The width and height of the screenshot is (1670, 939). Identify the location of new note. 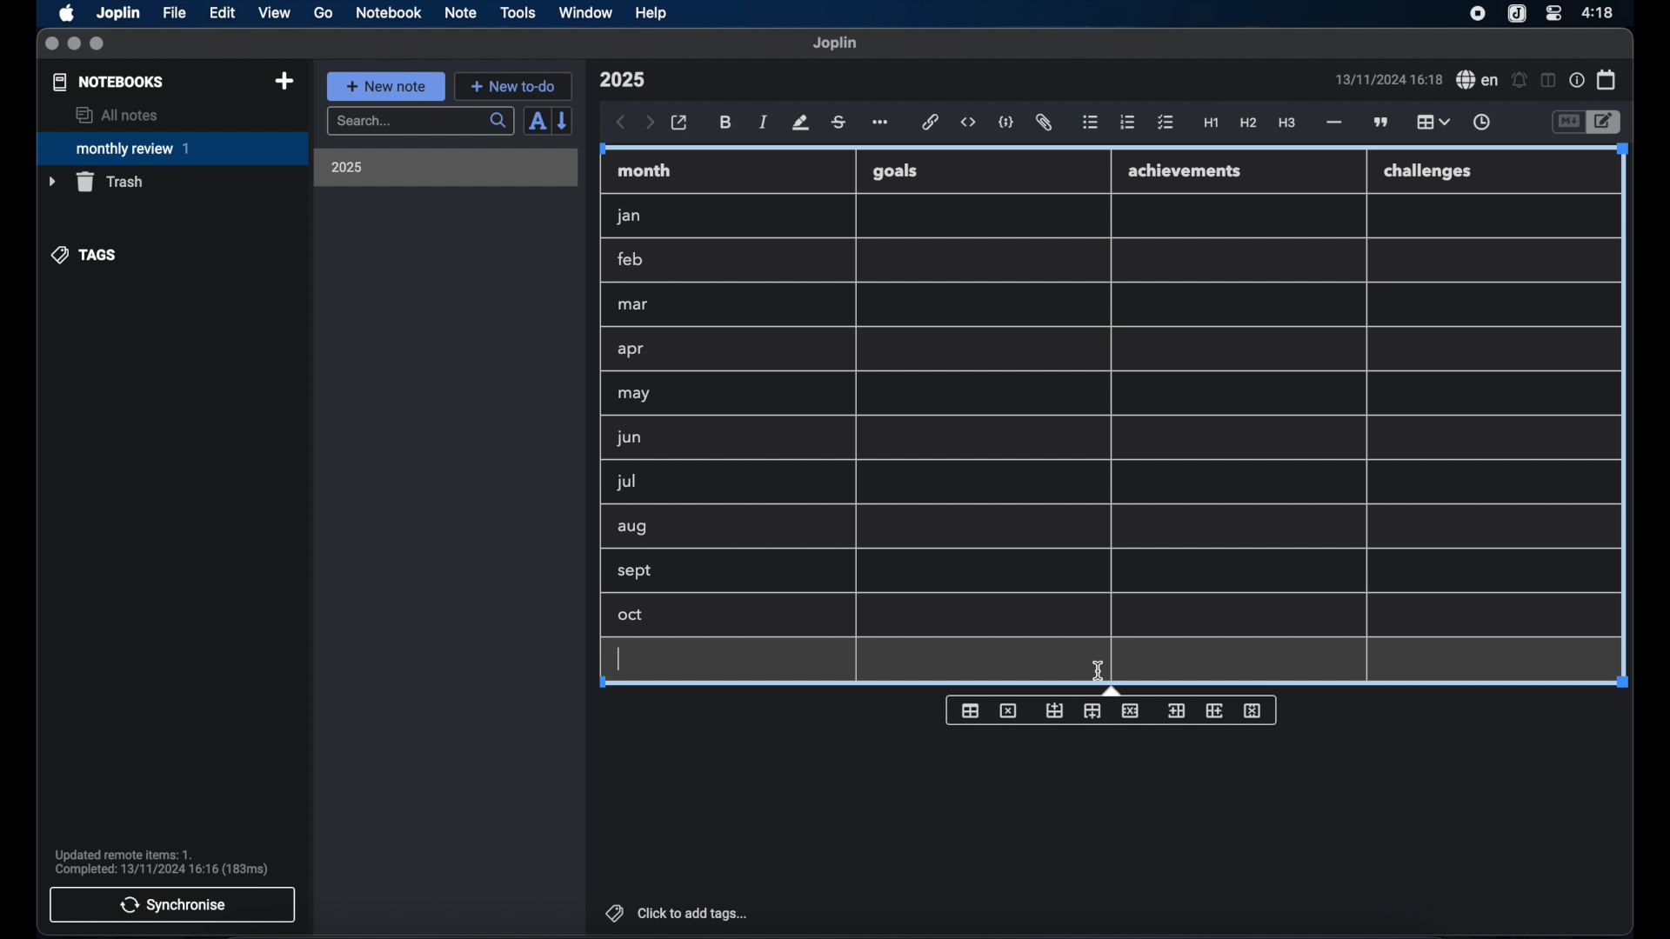
(385, 86).